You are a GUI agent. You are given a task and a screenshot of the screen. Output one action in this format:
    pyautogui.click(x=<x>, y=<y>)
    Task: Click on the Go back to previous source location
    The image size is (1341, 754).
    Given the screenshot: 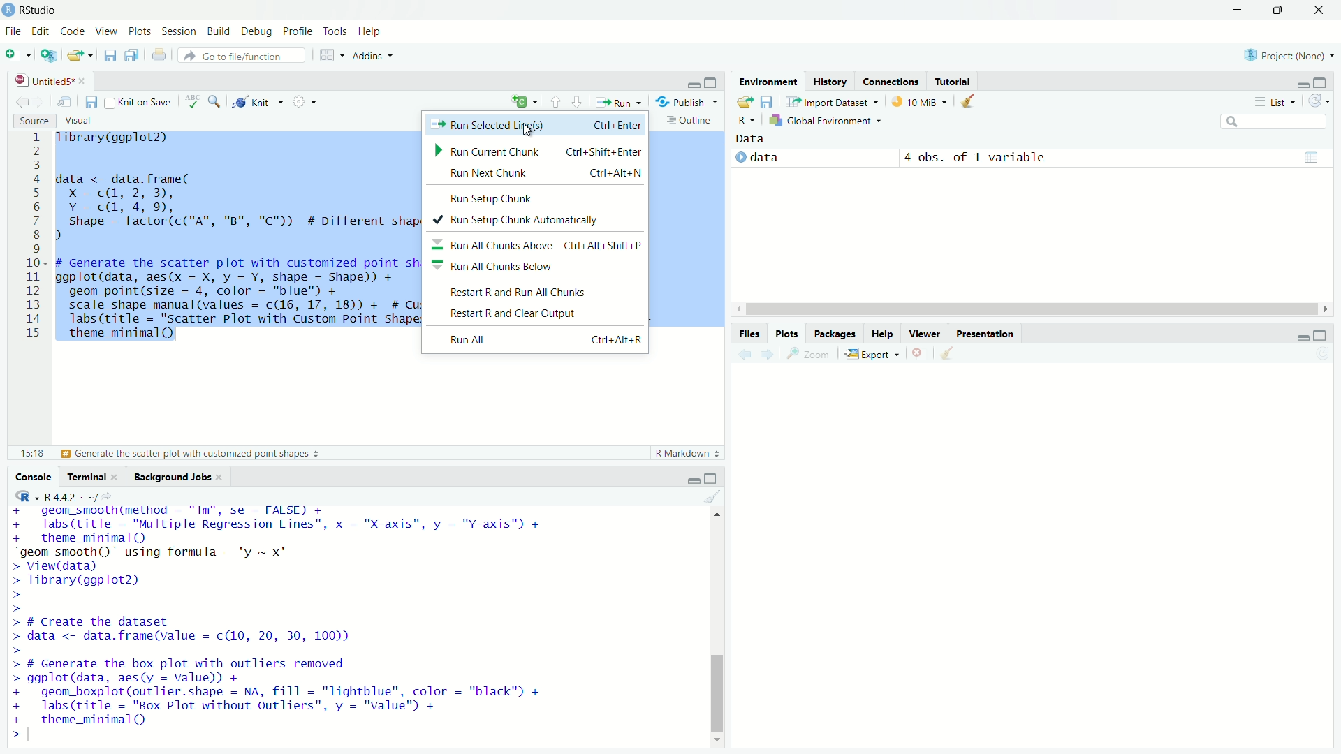 What is the action you would take?
    pyautogui.click(x=21, y=101)
    